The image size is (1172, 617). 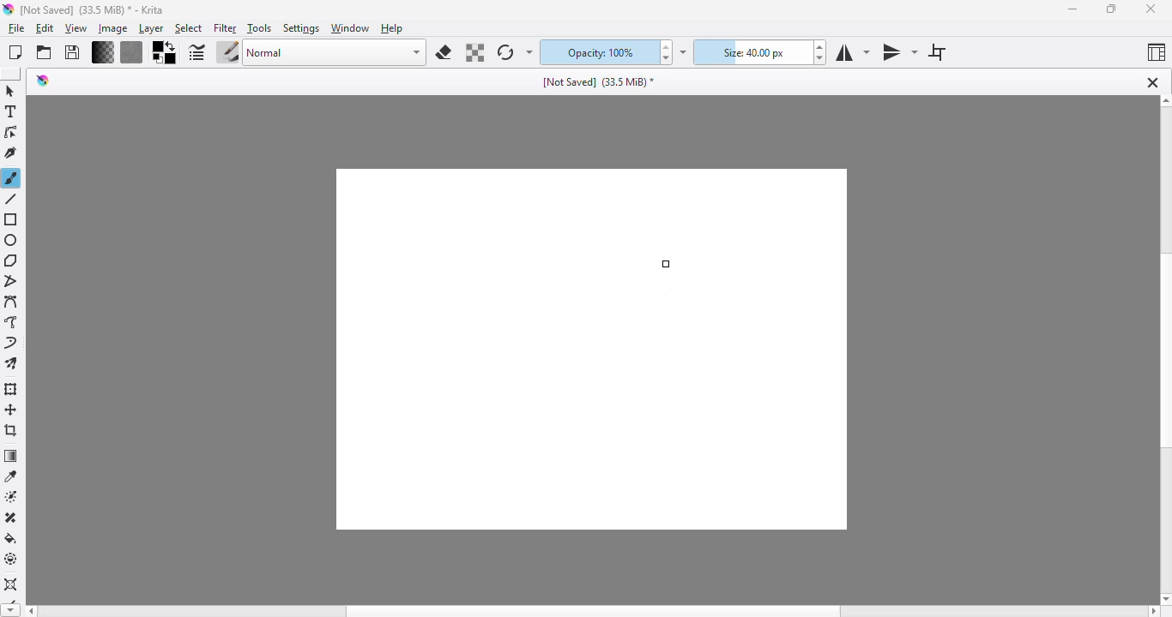 What do you see at coordinates (190, 28) in the screenshot?
I see `select` at bounding box center [190, 28].